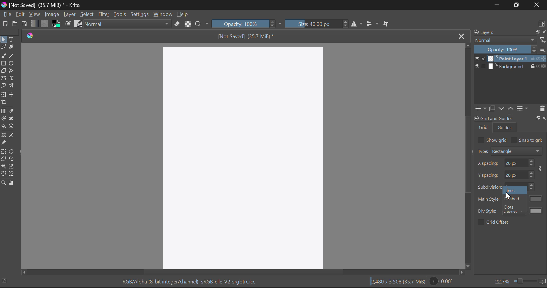 This screenshot has height=288, width=547. What do you see at coordinates (3, 183) in the screenshot?
I see `Zoom` at bounding box center [3, 183].